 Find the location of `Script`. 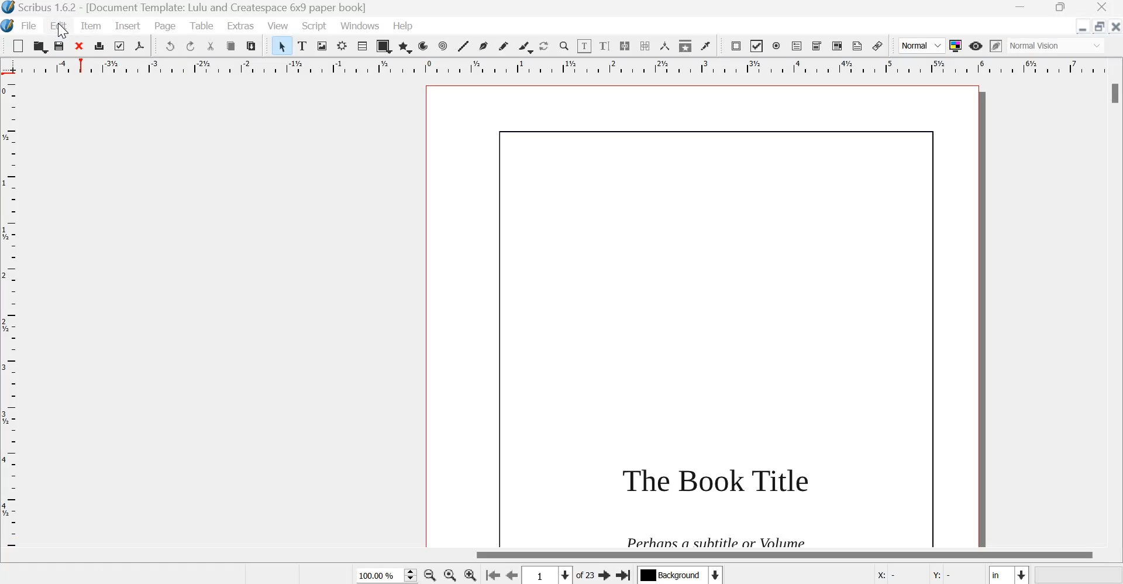

Script is located at coordinates (314, 25).